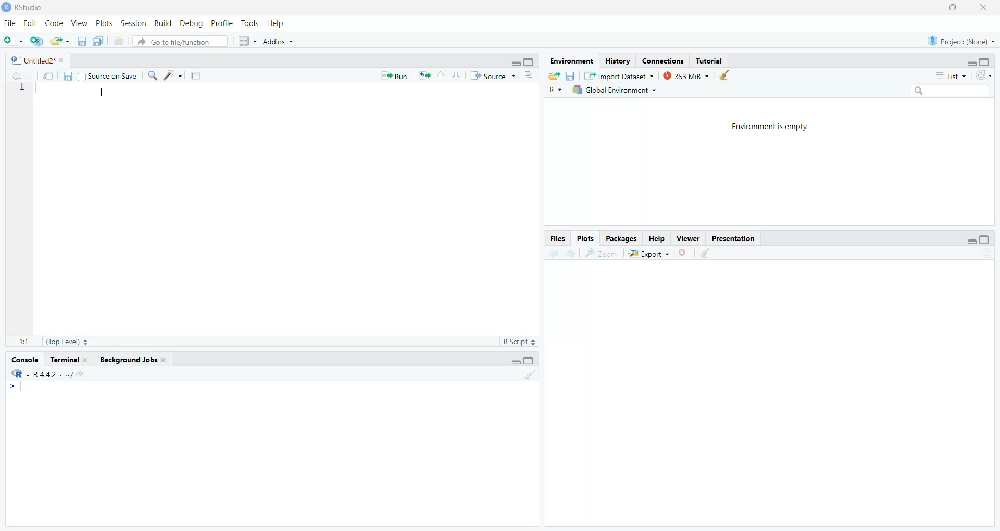 The image size is (1000, 531). Describe the element at coordinates (532, 75) in the screenshot. I see `show document outline` at that location.